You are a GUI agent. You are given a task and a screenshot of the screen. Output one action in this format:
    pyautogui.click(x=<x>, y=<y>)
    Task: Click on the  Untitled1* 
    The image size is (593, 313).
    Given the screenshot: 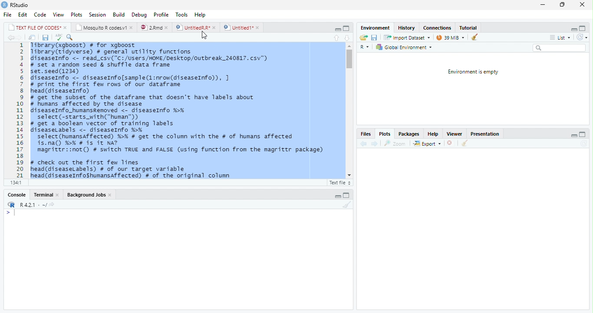 What is the action you would take?
    pyautogui.click(x=242, y=27)
    